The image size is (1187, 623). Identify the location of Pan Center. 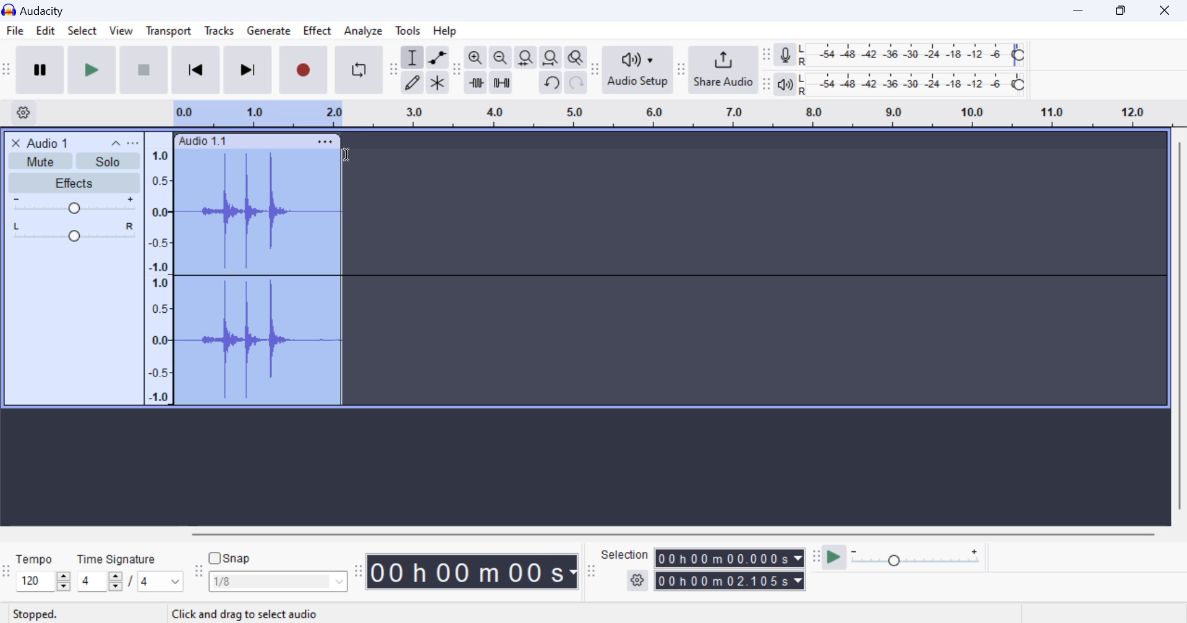
(77, 231).